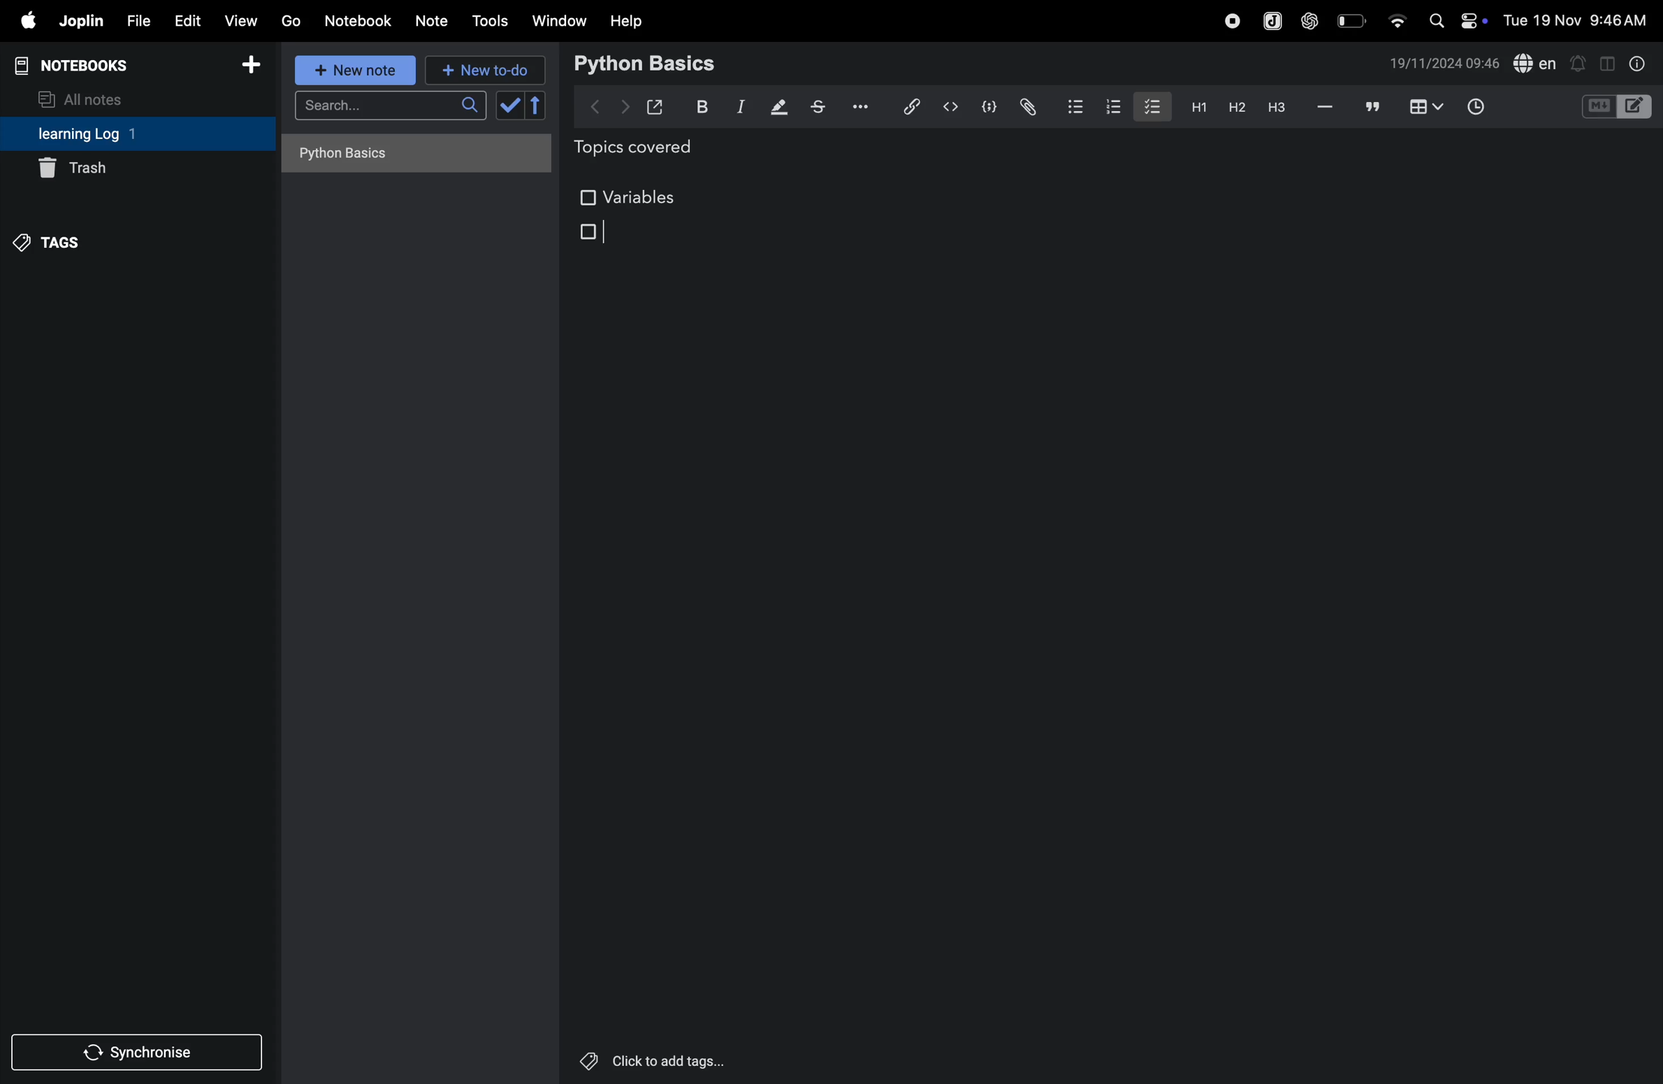 The image size is (1663, 1084). I want to click on date and time, so click(1444, 64).